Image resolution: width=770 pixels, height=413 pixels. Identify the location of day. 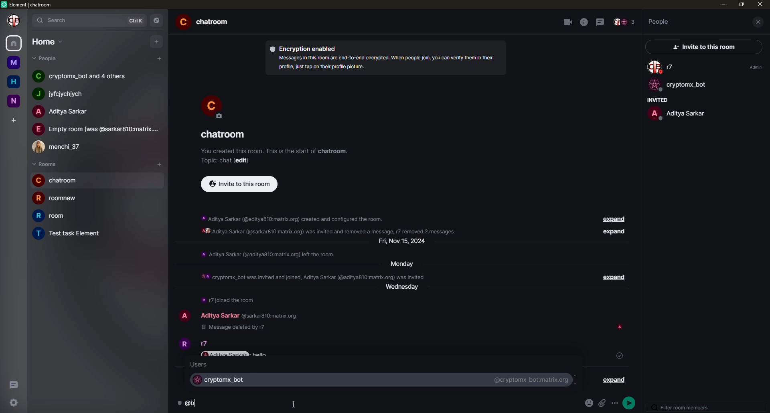
(405, 242).